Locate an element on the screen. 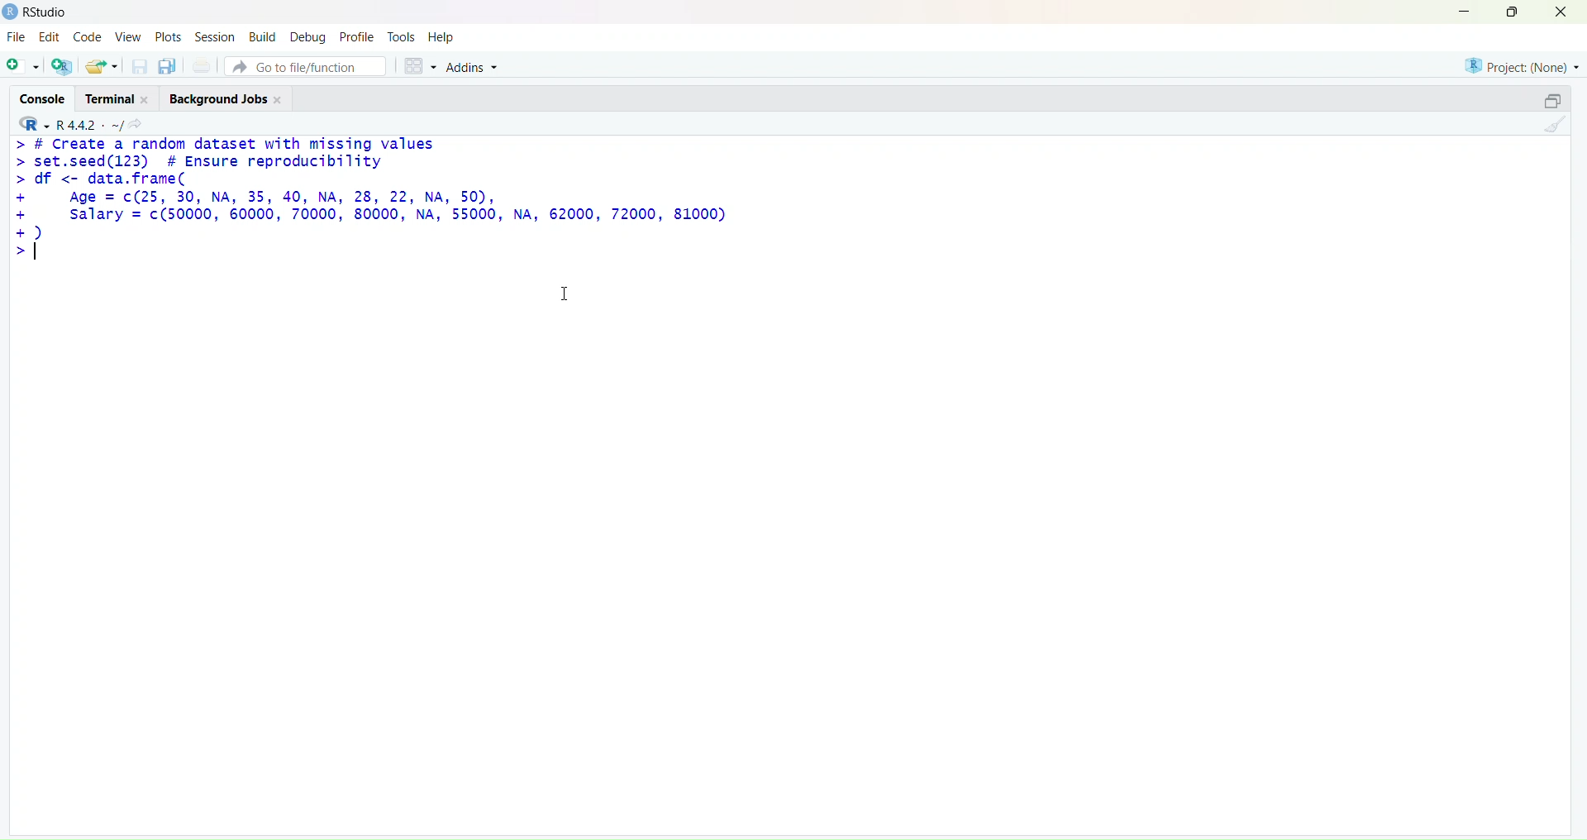 The height and width of the screenshot is (840, 1587). save current documet is located at coordinates (138, 67).